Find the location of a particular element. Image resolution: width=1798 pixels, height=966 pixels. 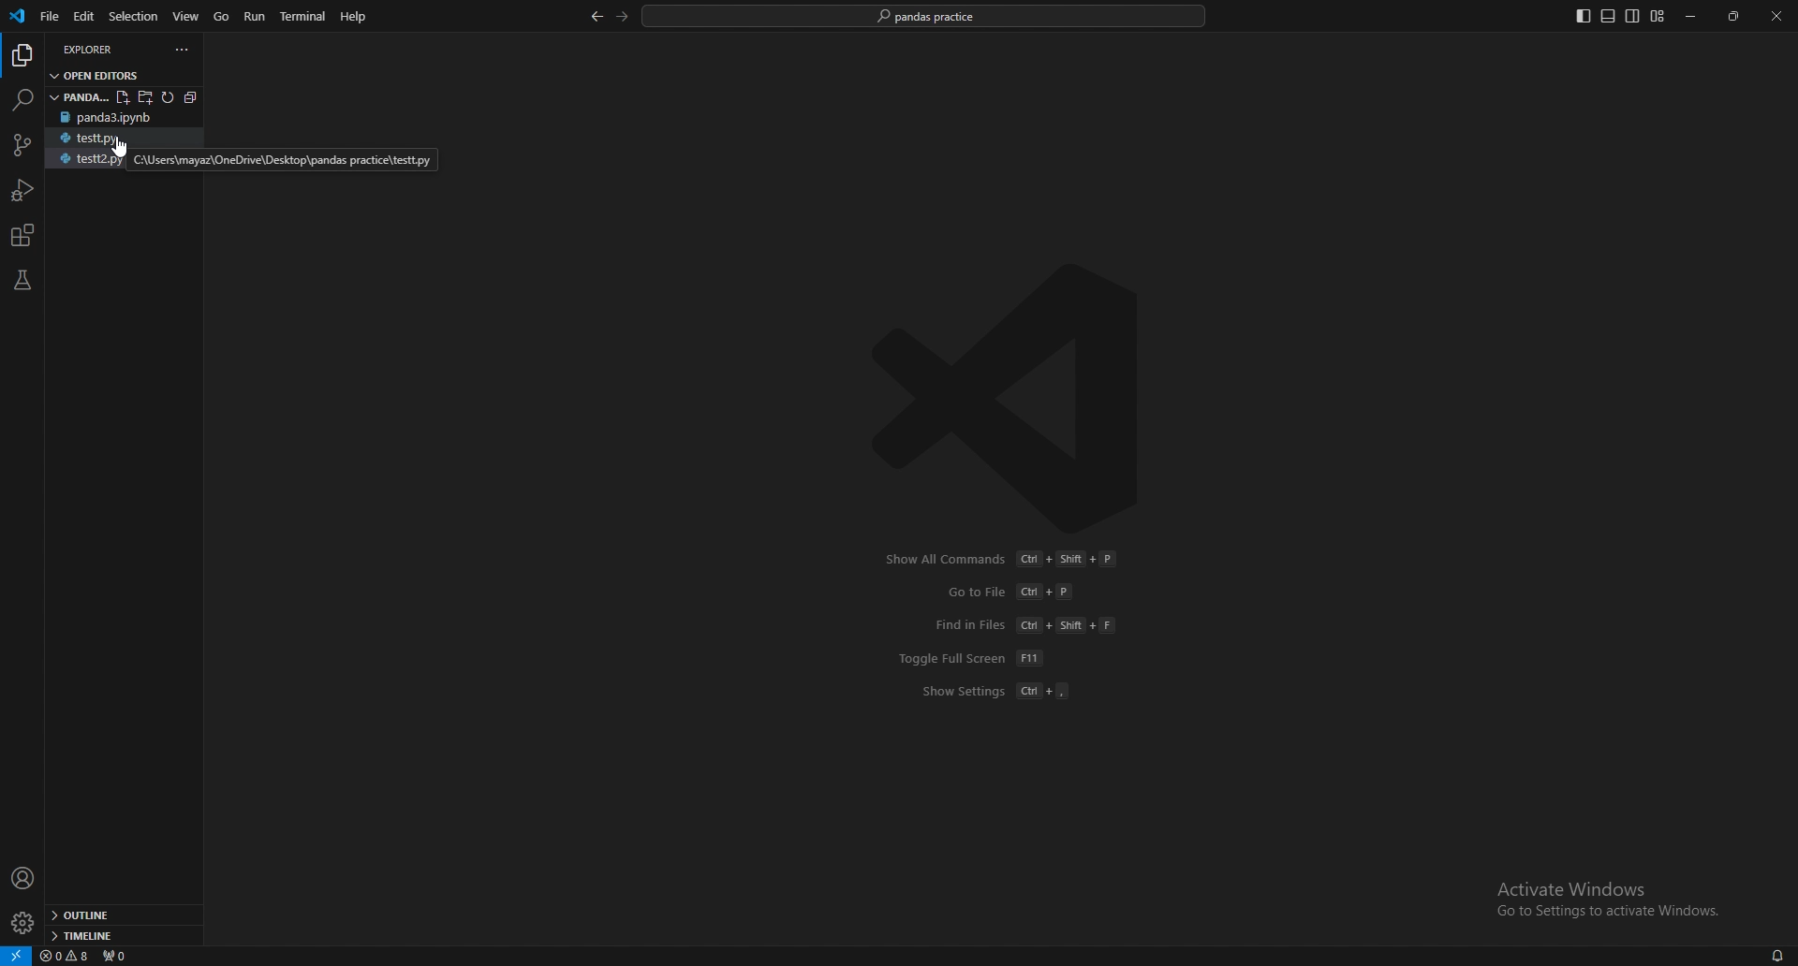

explorer is located at coordinates (109, 48).